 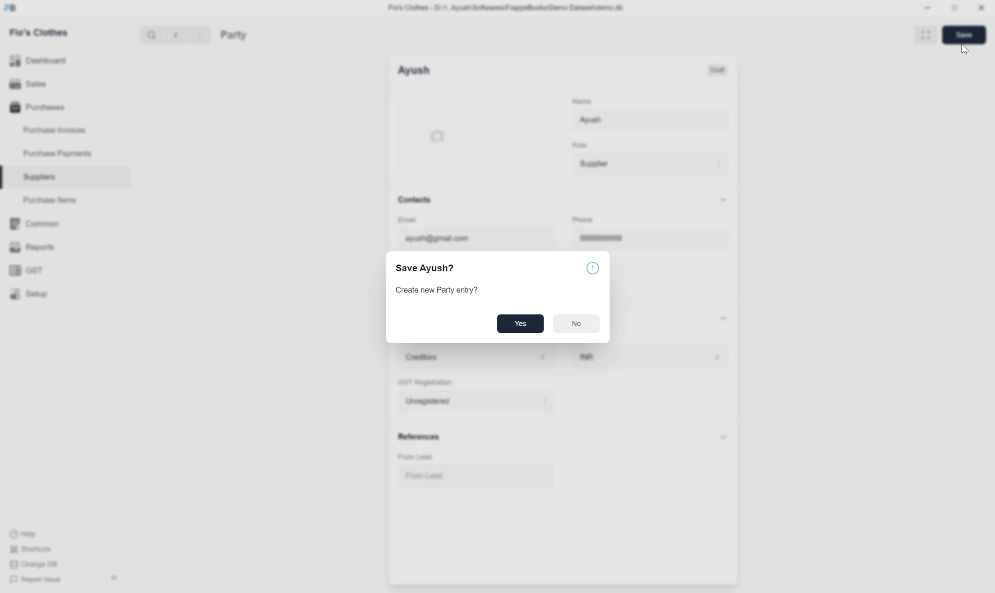 What do you see at coordinates (576, 324) in the screenshot?
I see `No` at bounding box center [576, 324].